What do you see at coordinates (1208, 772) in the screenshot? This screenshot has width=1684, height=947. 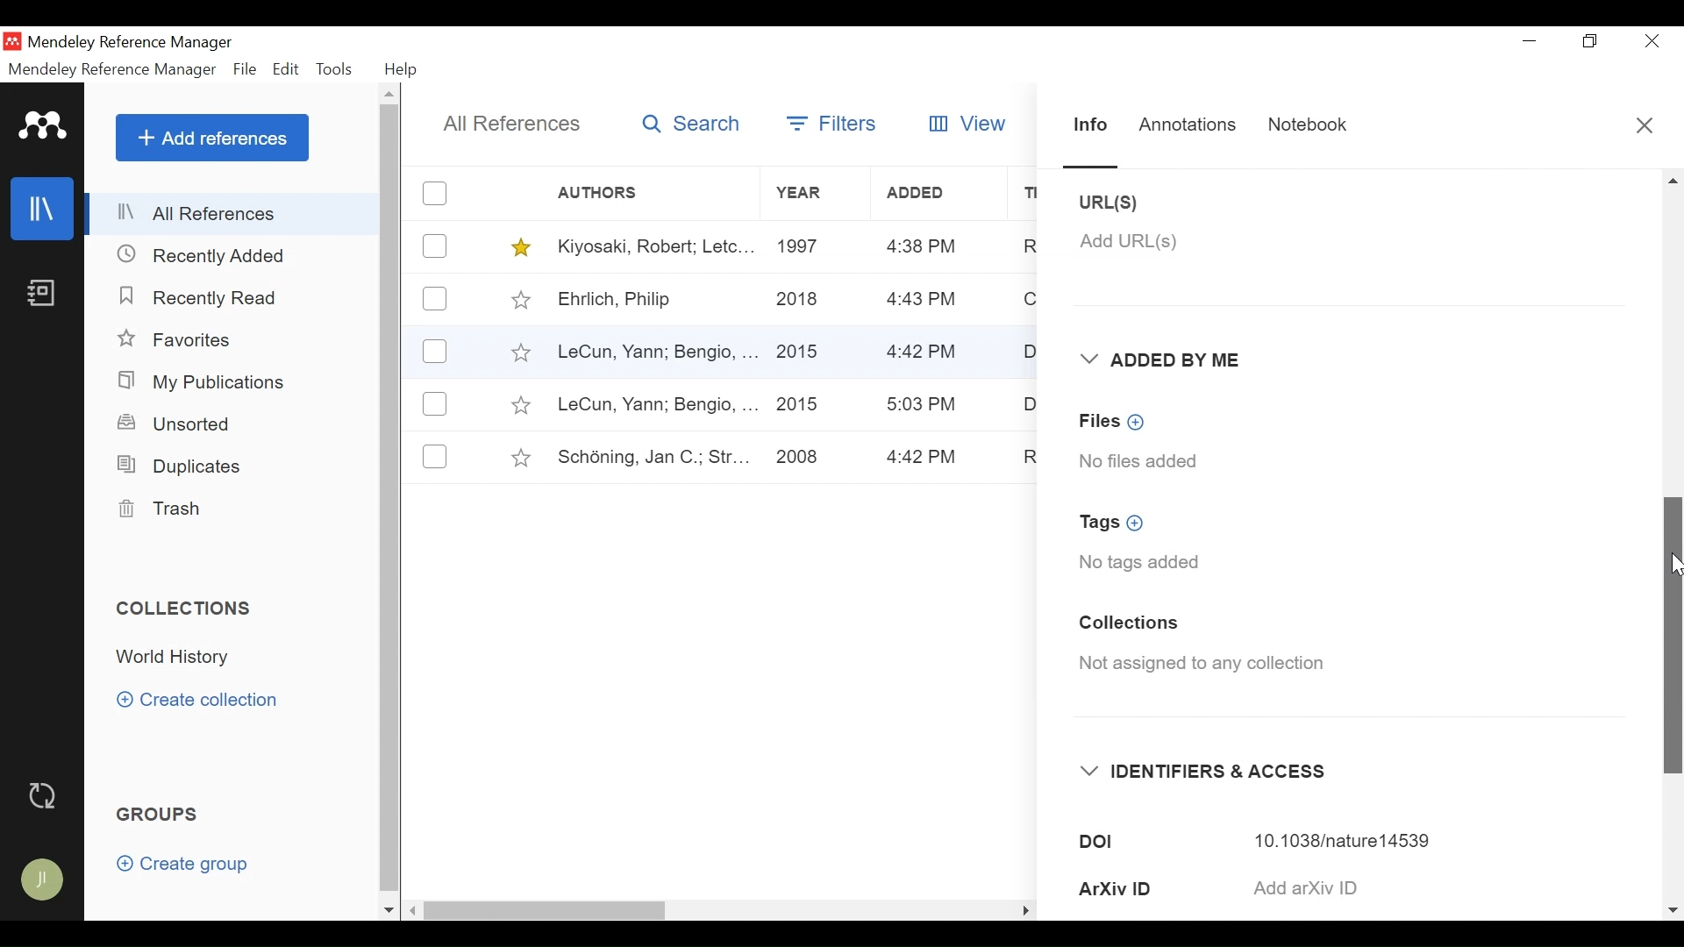 I see `Identifiers & Access` at bounding box center [1208, 772].